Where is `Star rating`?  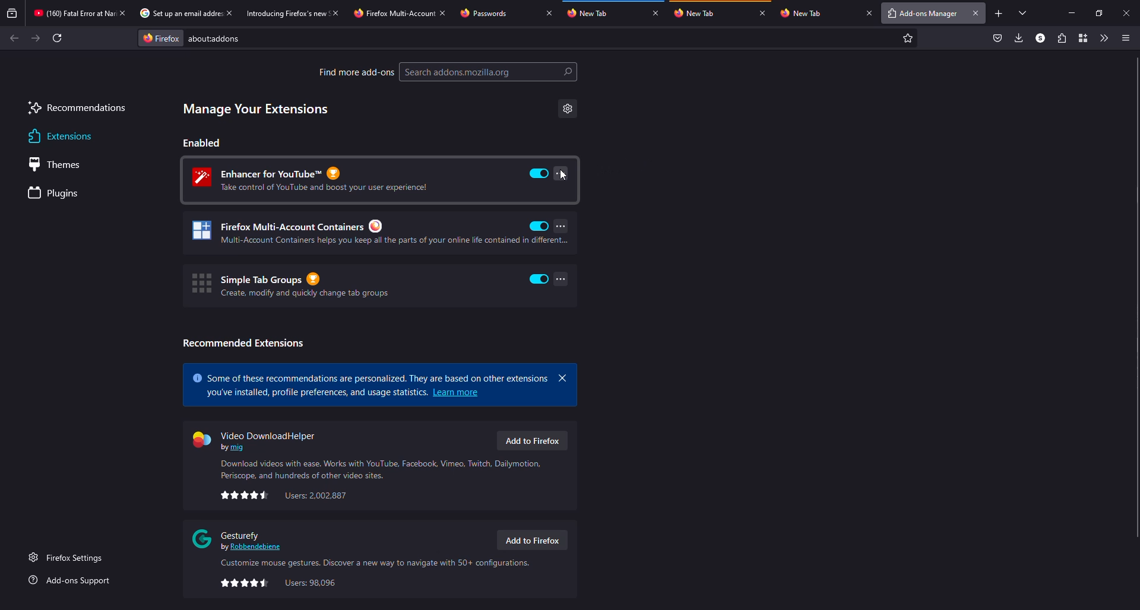 Star rating is located at coordinates (245, 495).